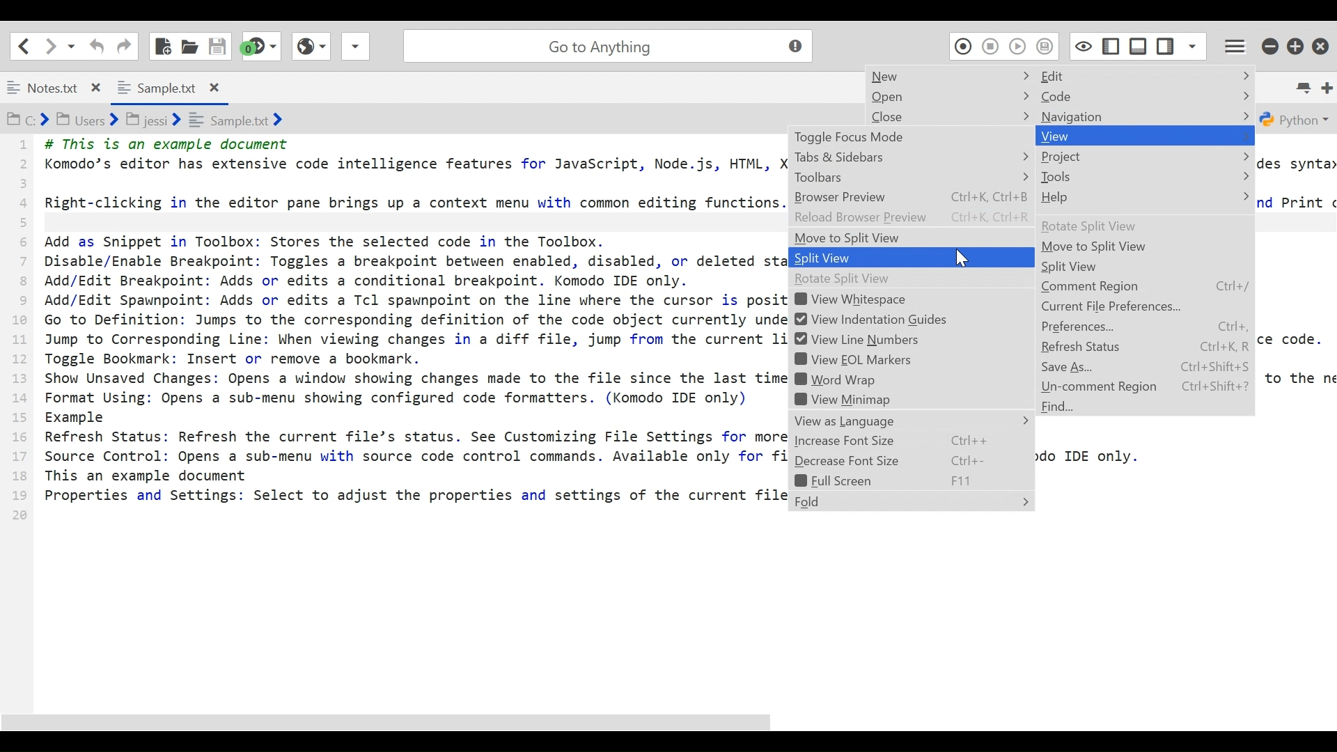 The width and height of the screenshot is (1337, 752). Describe the element at coordinates (1113, 45) in the screenshot. I see `Show/Hide Left Pane` at that location.